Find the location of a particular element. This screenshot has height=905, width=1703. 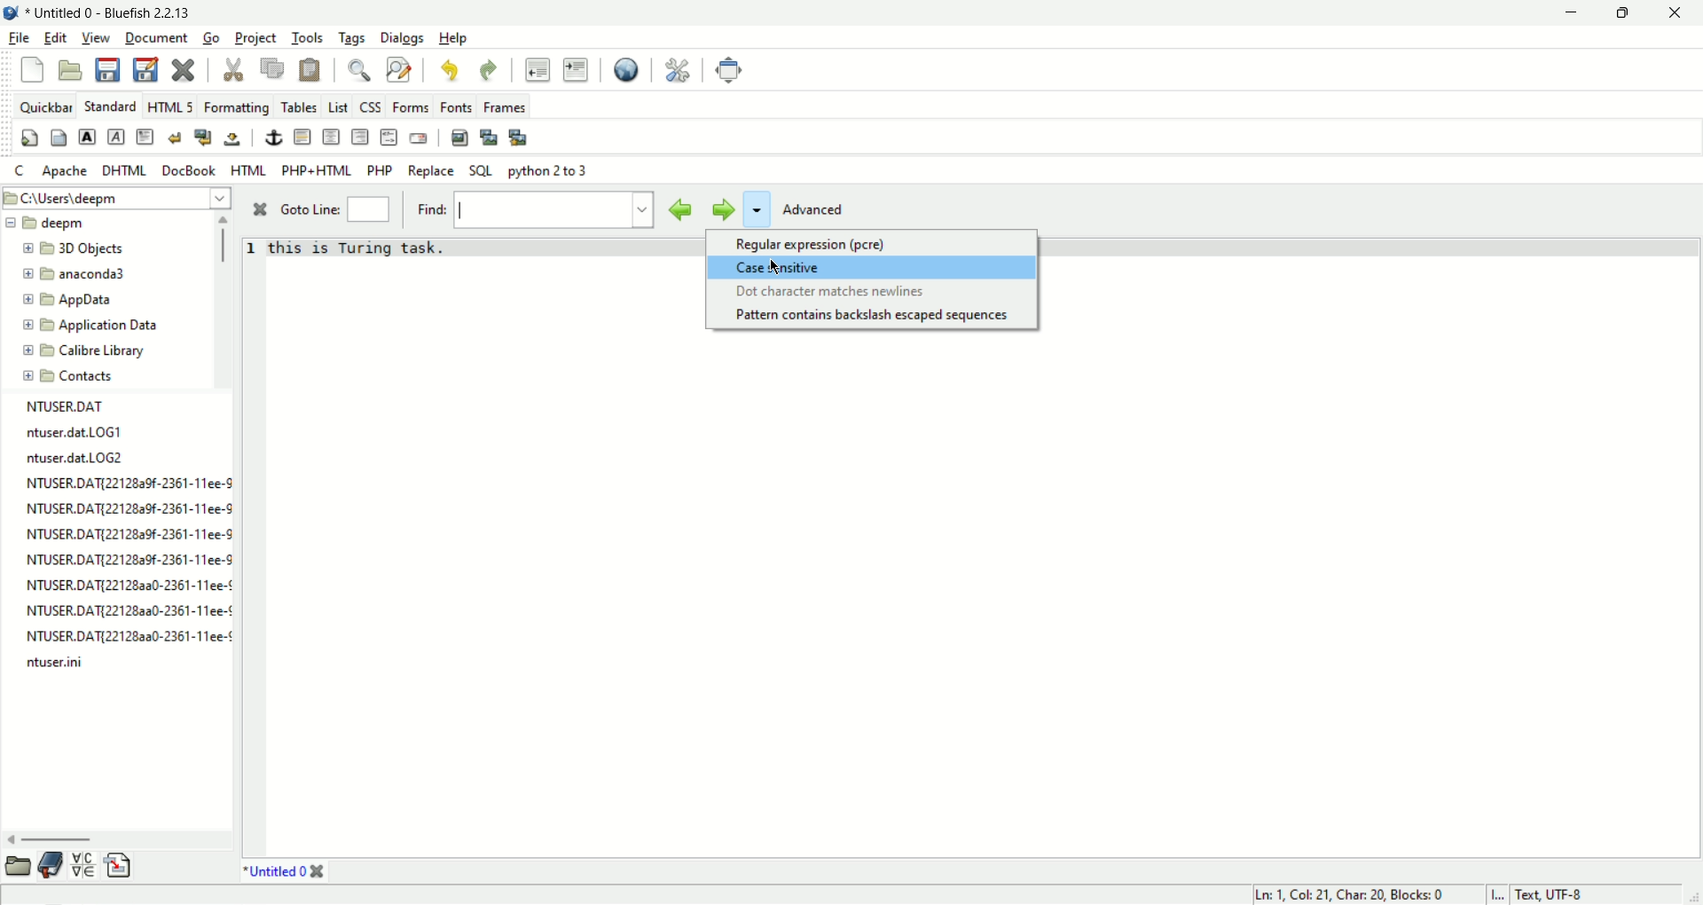

NTUSER.DATI221282a9f-2361-11ee-8 is located at coordinates (126, 559).